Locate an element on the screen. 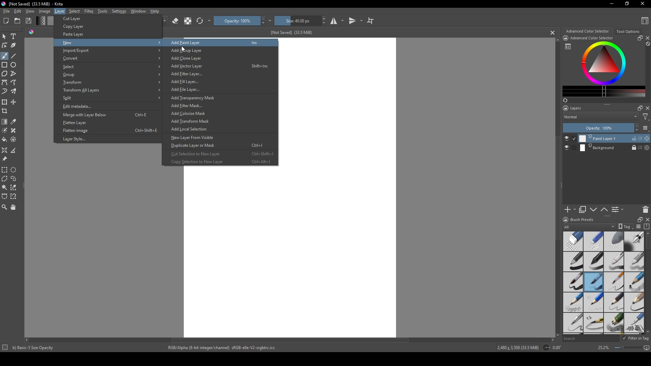 Image resolution: width=651 pixels, height=366 pixels. elliptical is located at coordinates (15, 169).